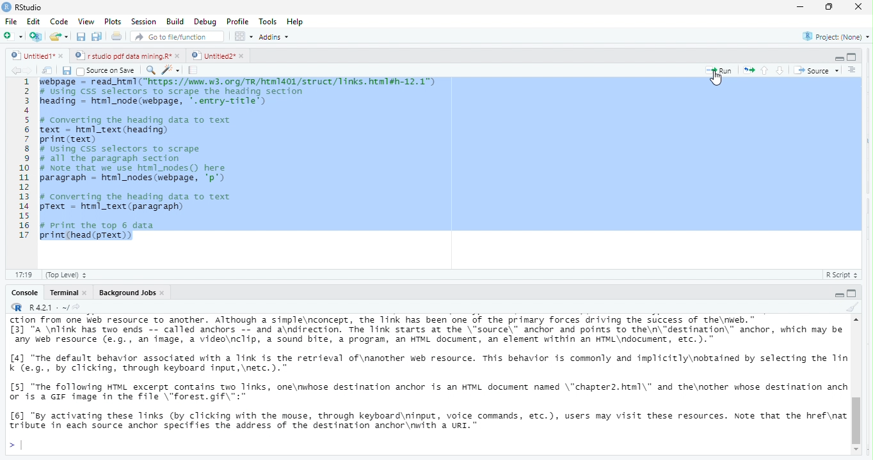 The width and height of the screenshot is (873, 460). Describe the element at coordinates (854, 6) in the screenshot. I see `close` at that location.